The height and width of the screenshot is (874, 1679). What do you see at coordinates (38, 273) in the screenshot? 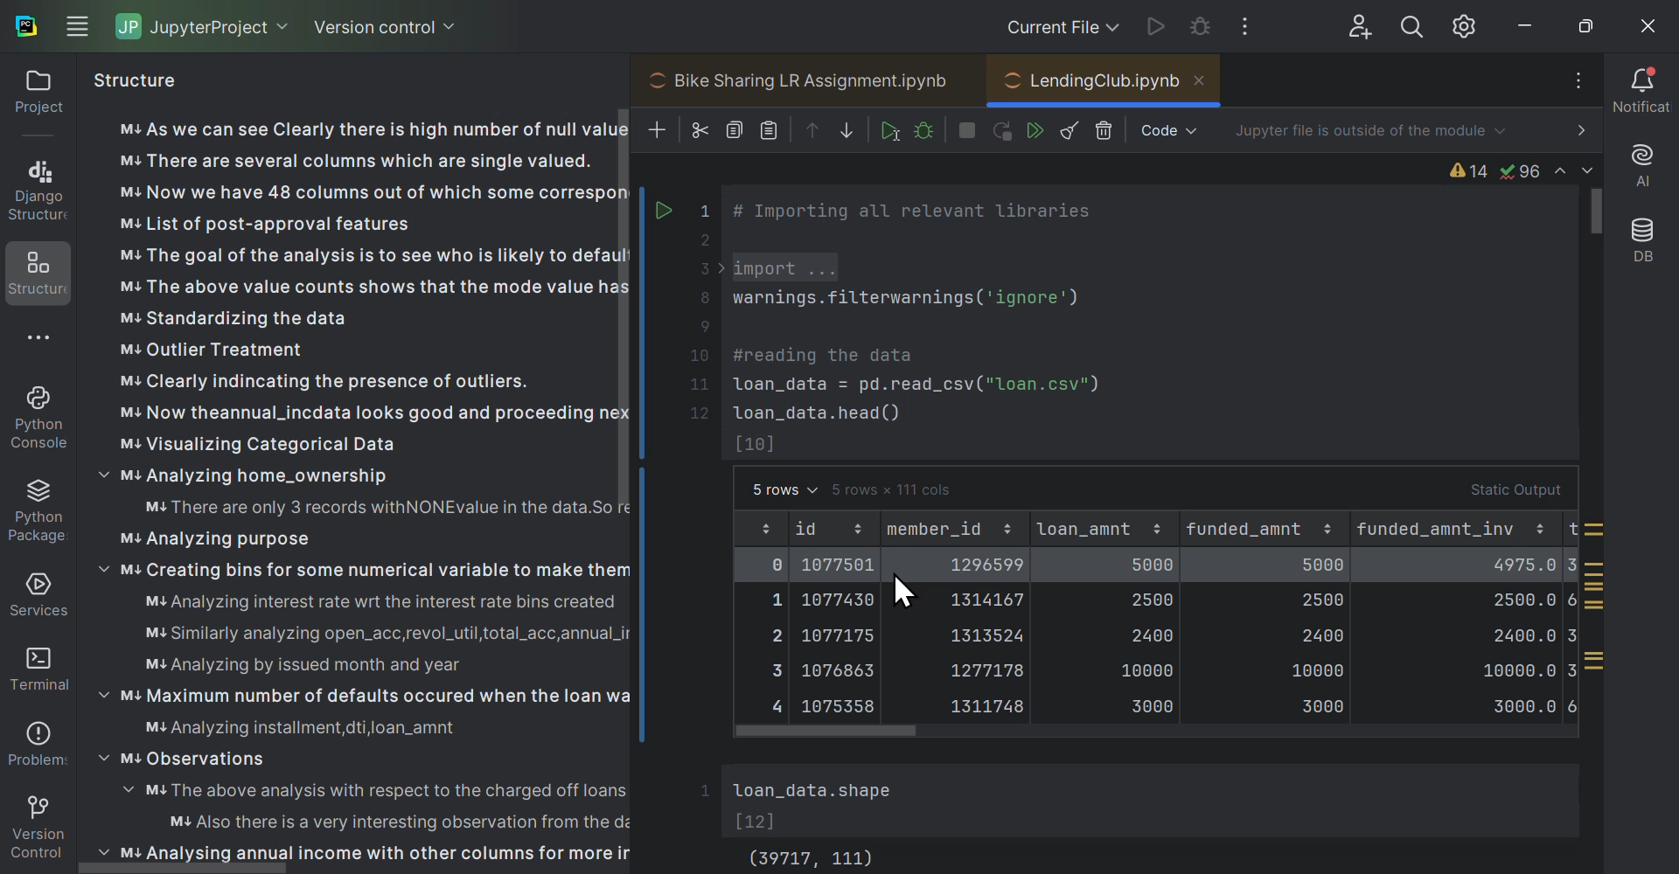
I see `Structures` at bounding box center [38, 273].